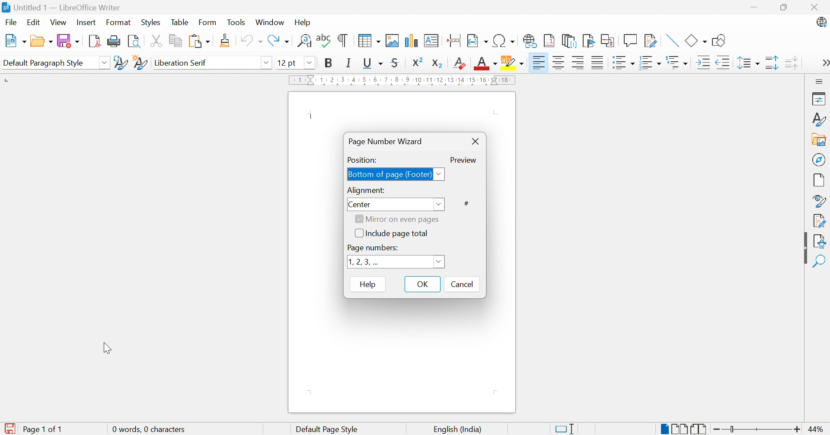  What do you see at coordinates (287, 63) in the screenshot?
I see `12 pt` at bounding box center [287, 63].